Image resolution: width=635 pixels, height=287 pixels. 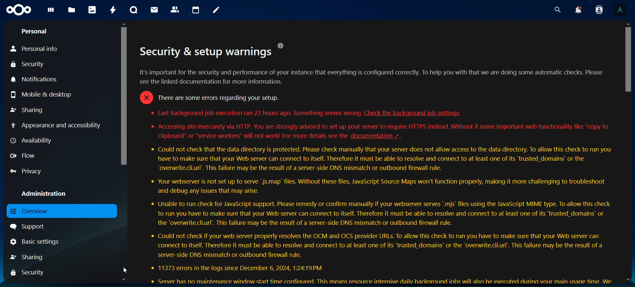 I want to click on mail, so click(x=153, y=10).